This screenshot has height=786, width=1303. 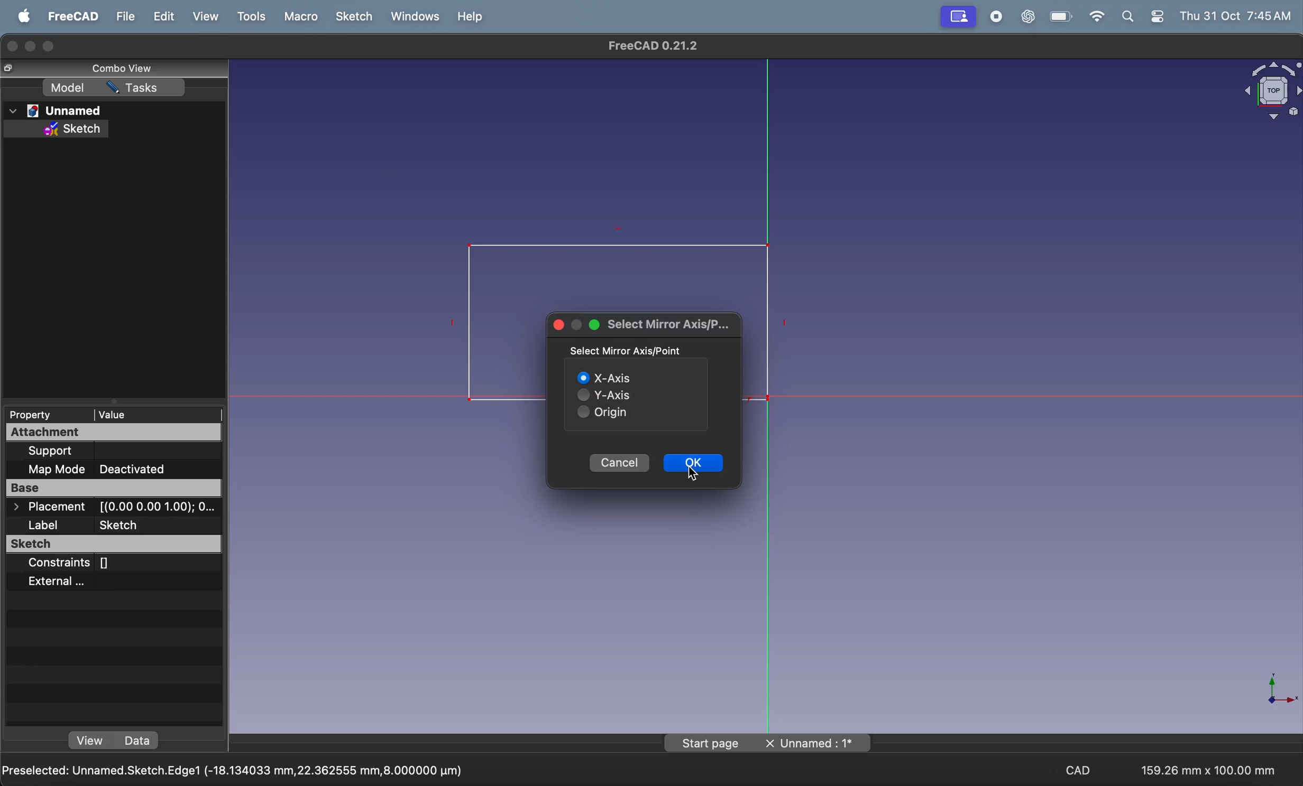 I want to click on X axis, so click(x=608, y=378).